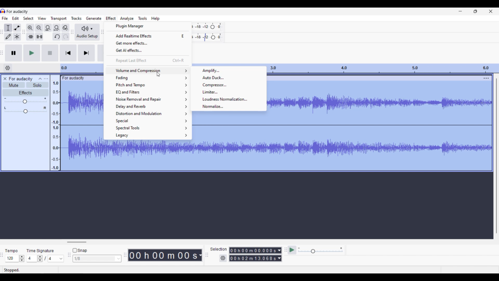  What do you see at coordinates (384, 126) in the screenshot?
I see `Track highlighted after selection` at bounding box center [384, 126].